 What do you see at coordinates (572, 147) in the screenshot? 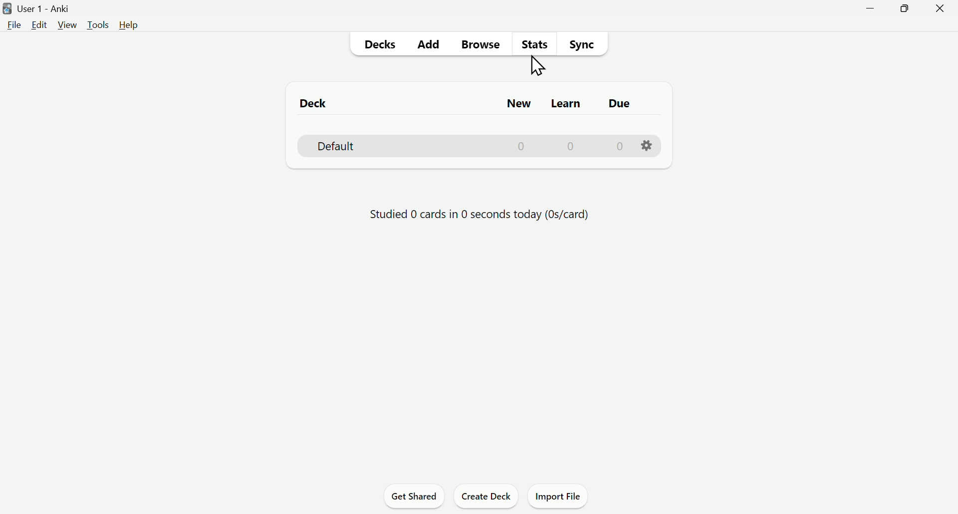
I see `0` at bounding box center [572, 147].